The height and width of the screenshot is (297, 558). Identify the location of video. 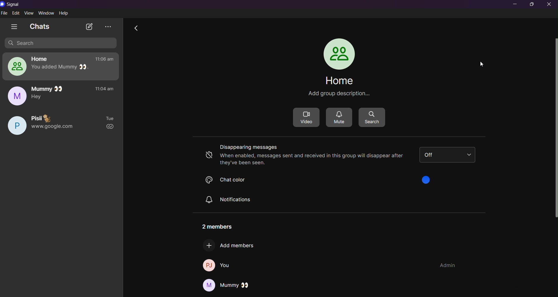
(307, 117).